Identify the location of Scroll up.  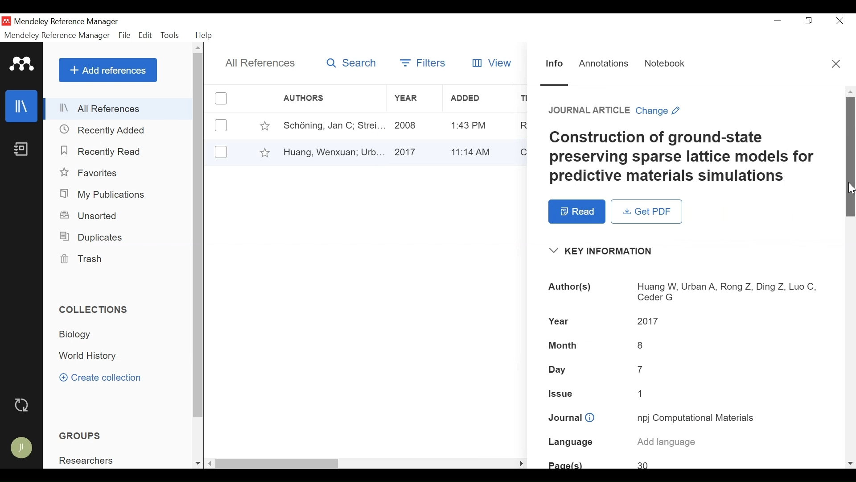
(198, 47).